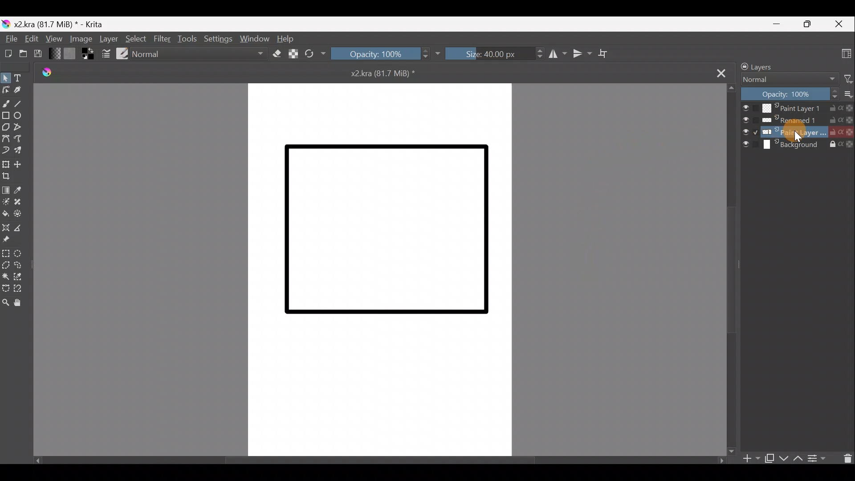  What do you see at coordinates (49, 72) in the screenshot?
I see `Krita logo` at bounding box center [49, 72].